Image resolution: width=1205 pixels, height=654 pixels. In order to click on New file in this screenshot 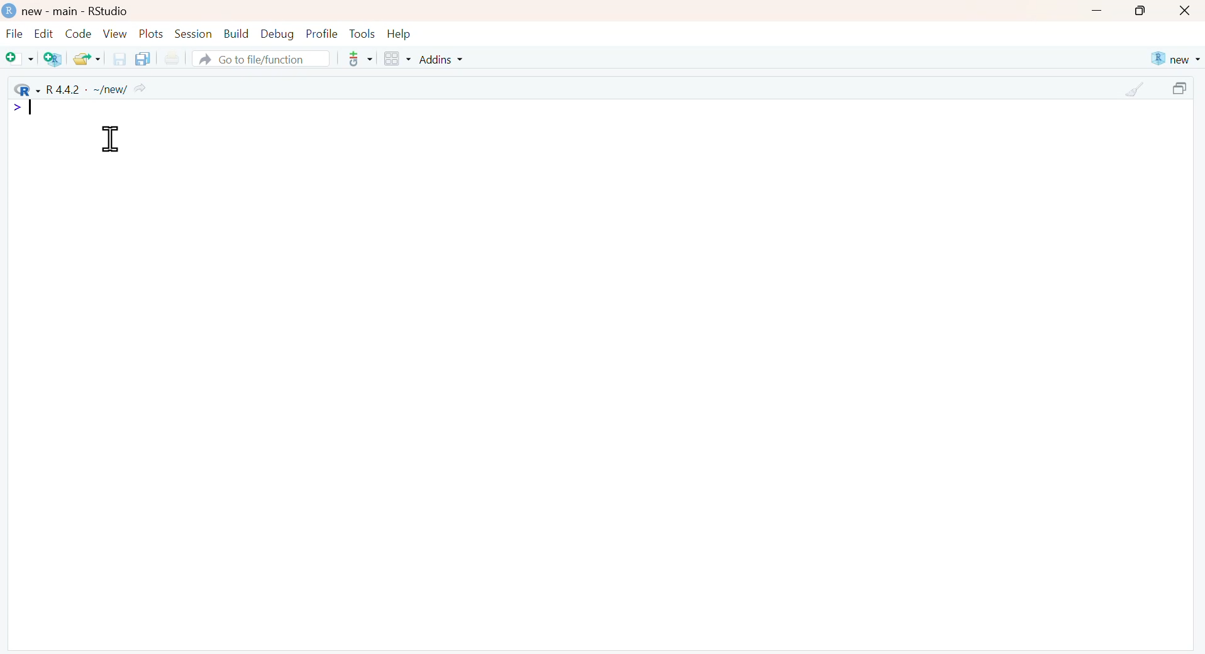, I will do `click(20, 60)`.